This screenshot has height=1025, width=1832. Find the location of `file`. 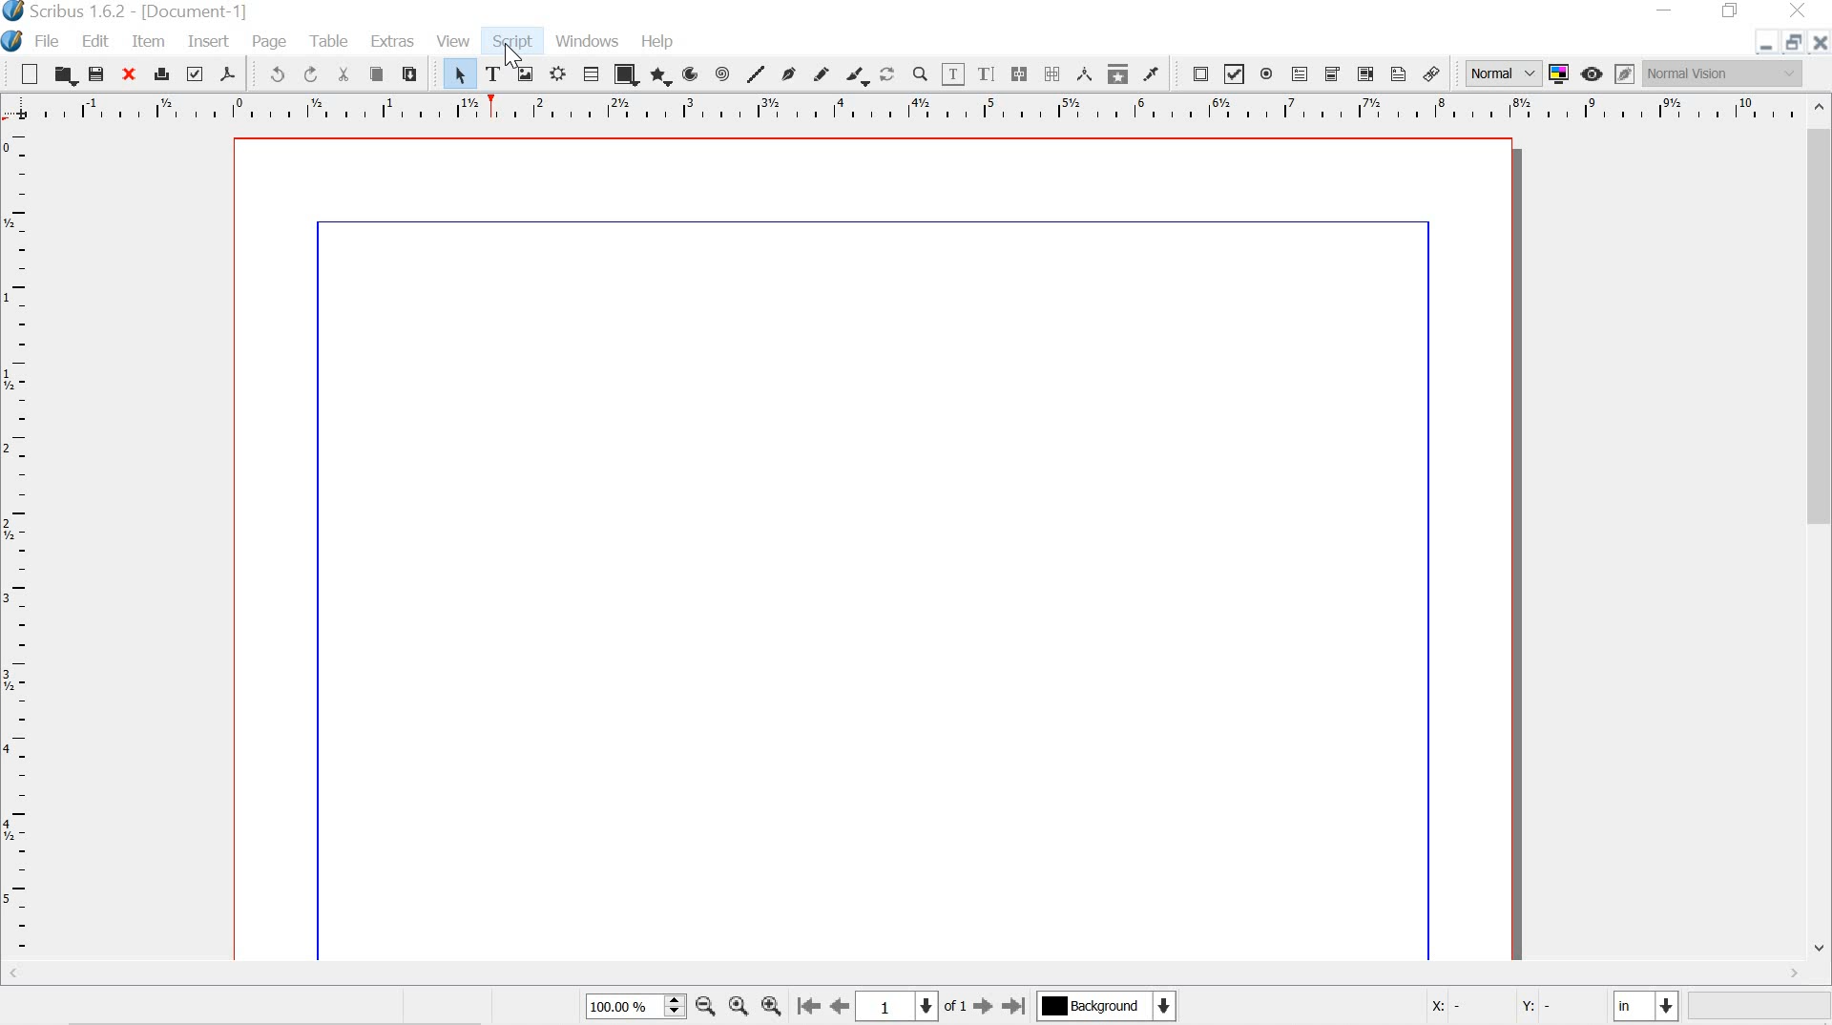

file is located at coordinates (49, 43).